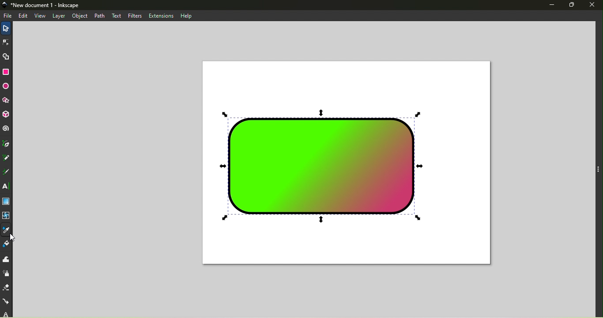 This screenshot has width=603, height=318. What do you see at coordinates (24, 15) in the screenshot?
I see `edit` at bounding box center [24, 15].